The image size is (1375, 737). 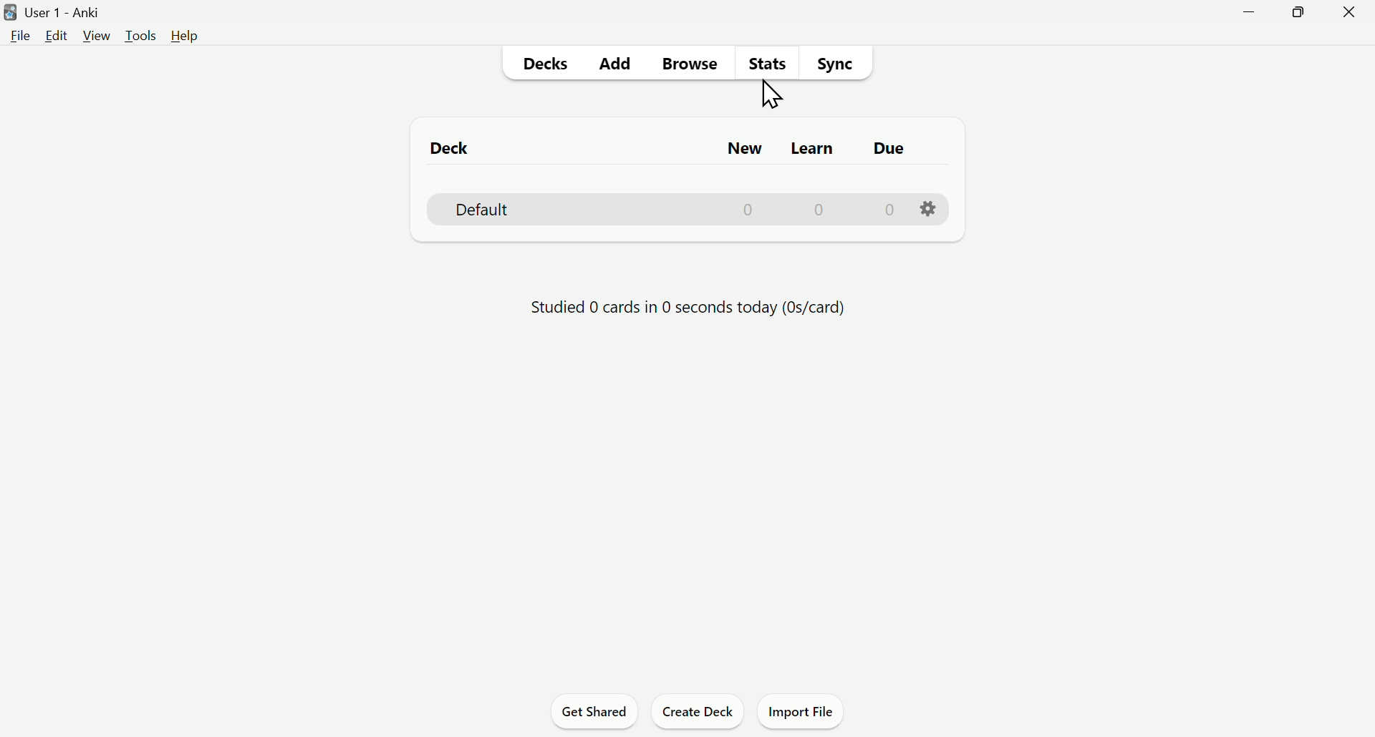 I want to click on Browse, so click(x=682, y=64).